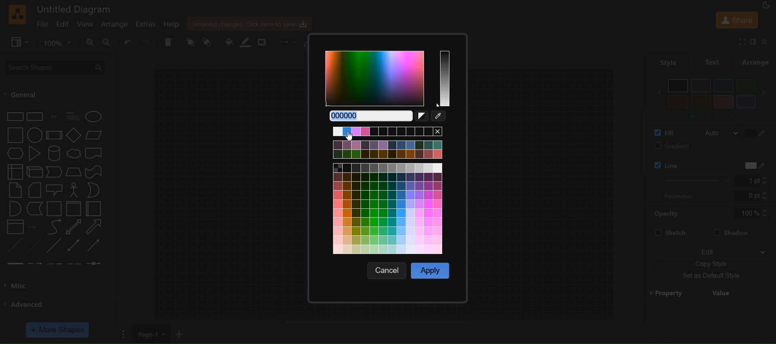 This screenshot has width=776, height=344. I want to click on zoom in, so click(90, 42).